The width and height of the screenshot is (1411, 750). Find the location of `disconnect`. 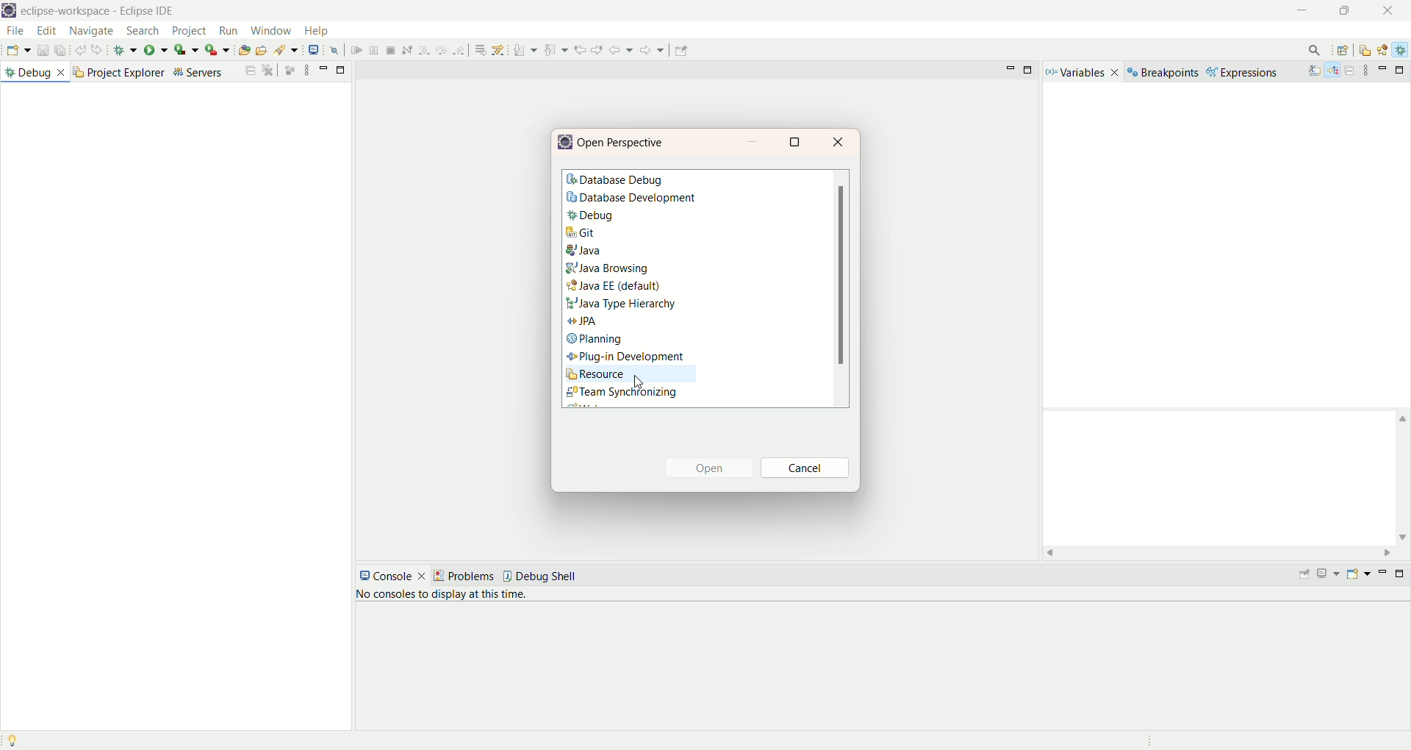

disconnect is located at coordinates (513, 49).